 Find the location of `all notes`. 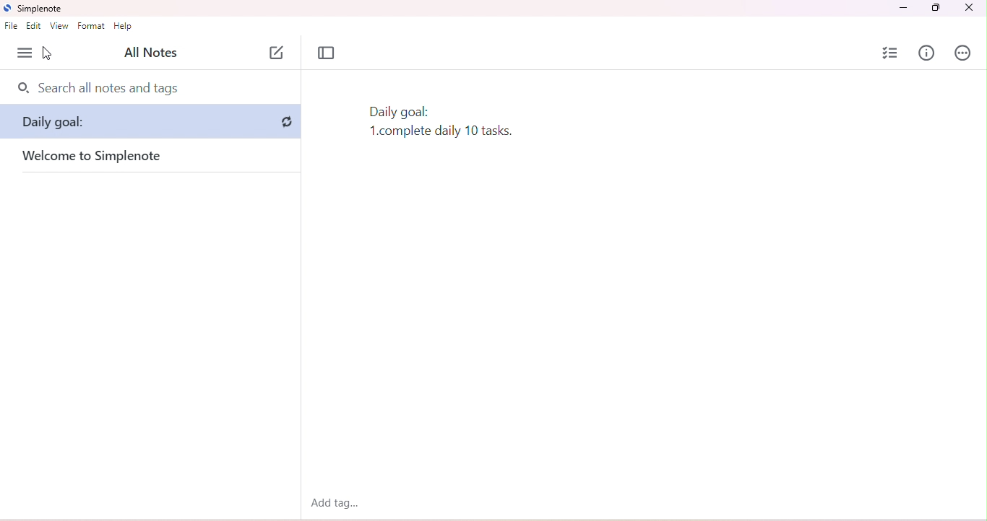

all notes is located at coordinates (151, 51).